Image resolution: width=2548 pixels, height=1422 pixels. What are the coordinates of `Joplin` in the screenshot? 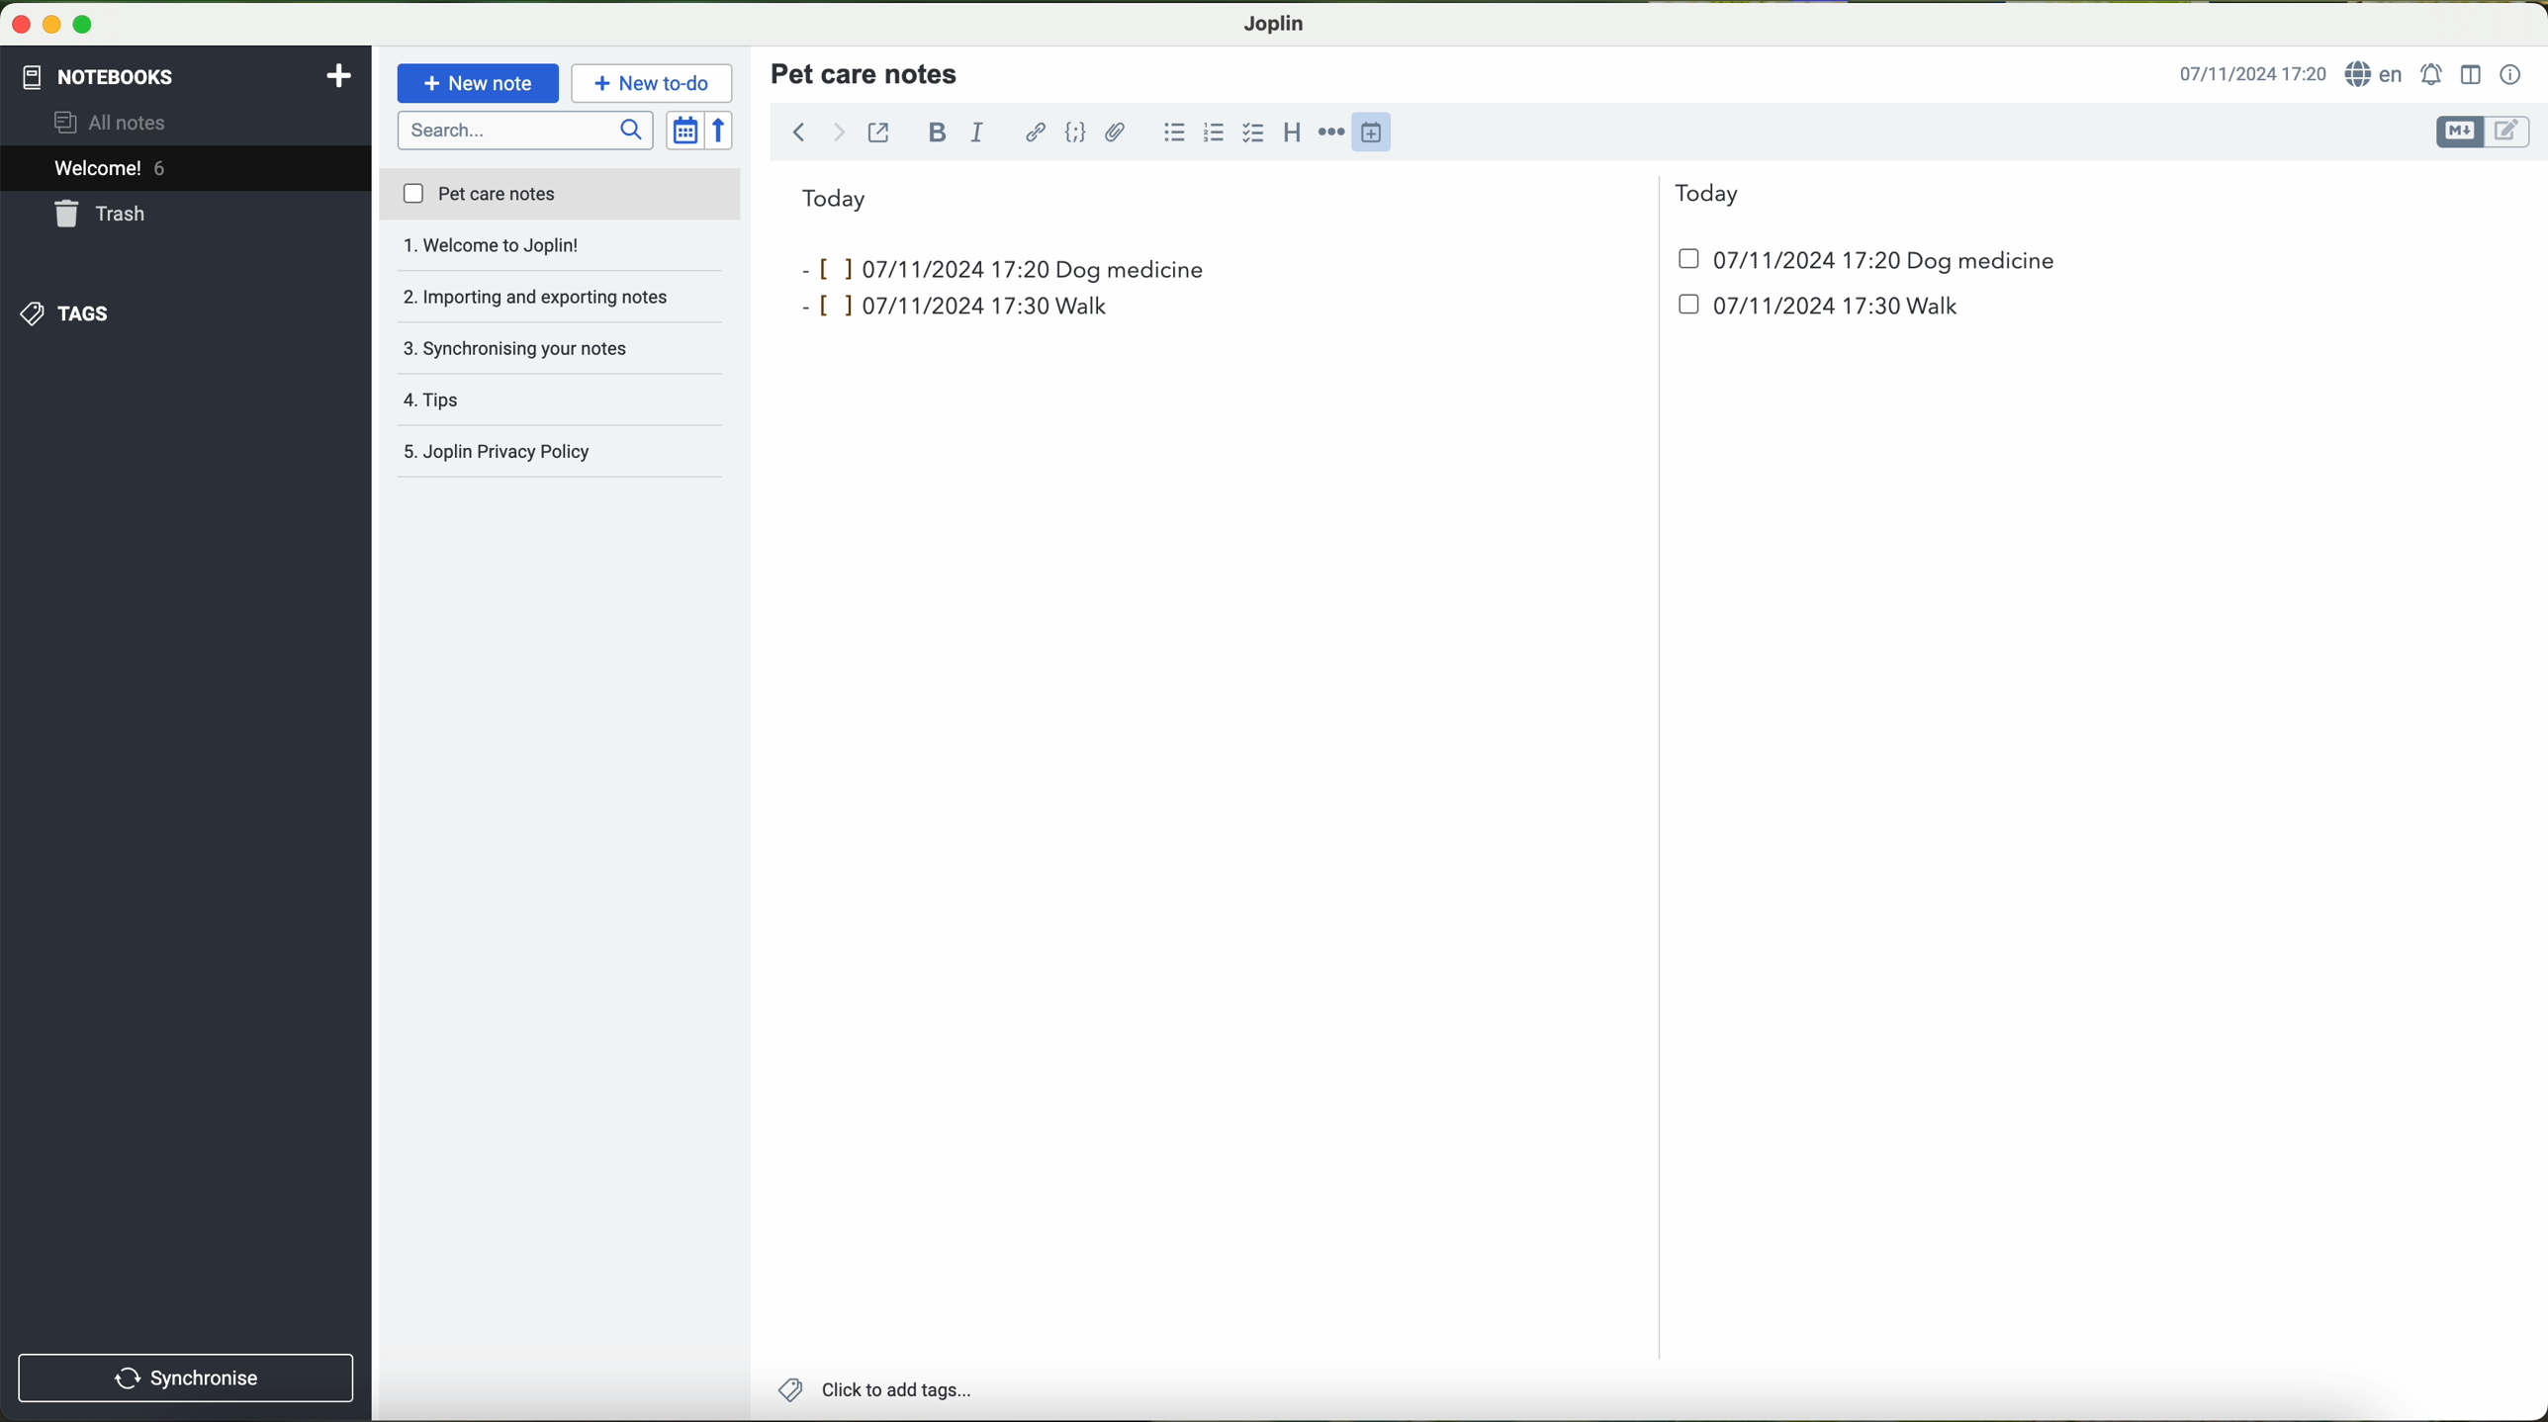 It's located at (1275, 22).